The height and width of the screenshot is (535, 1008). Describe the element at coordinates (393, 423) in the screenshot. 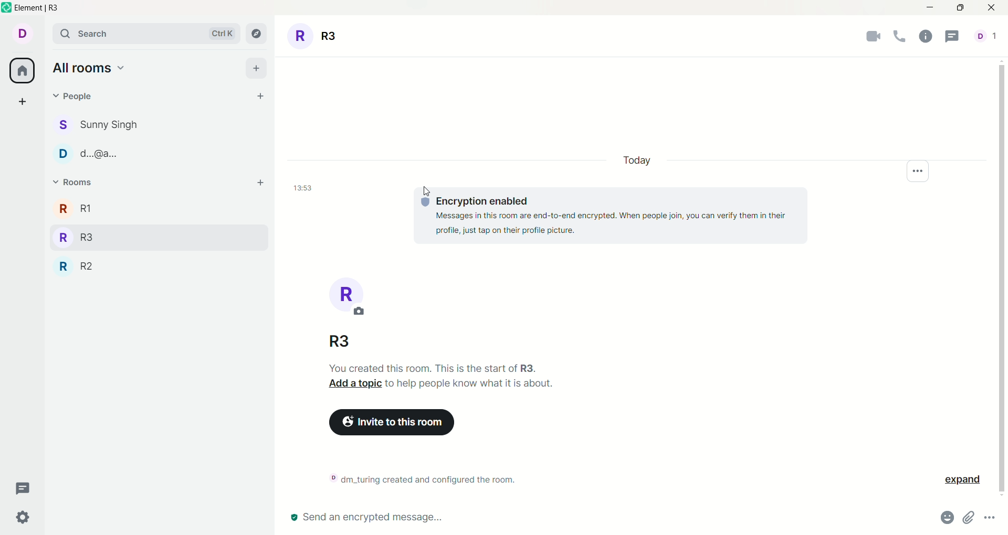

I see `invite to this room` at that location.